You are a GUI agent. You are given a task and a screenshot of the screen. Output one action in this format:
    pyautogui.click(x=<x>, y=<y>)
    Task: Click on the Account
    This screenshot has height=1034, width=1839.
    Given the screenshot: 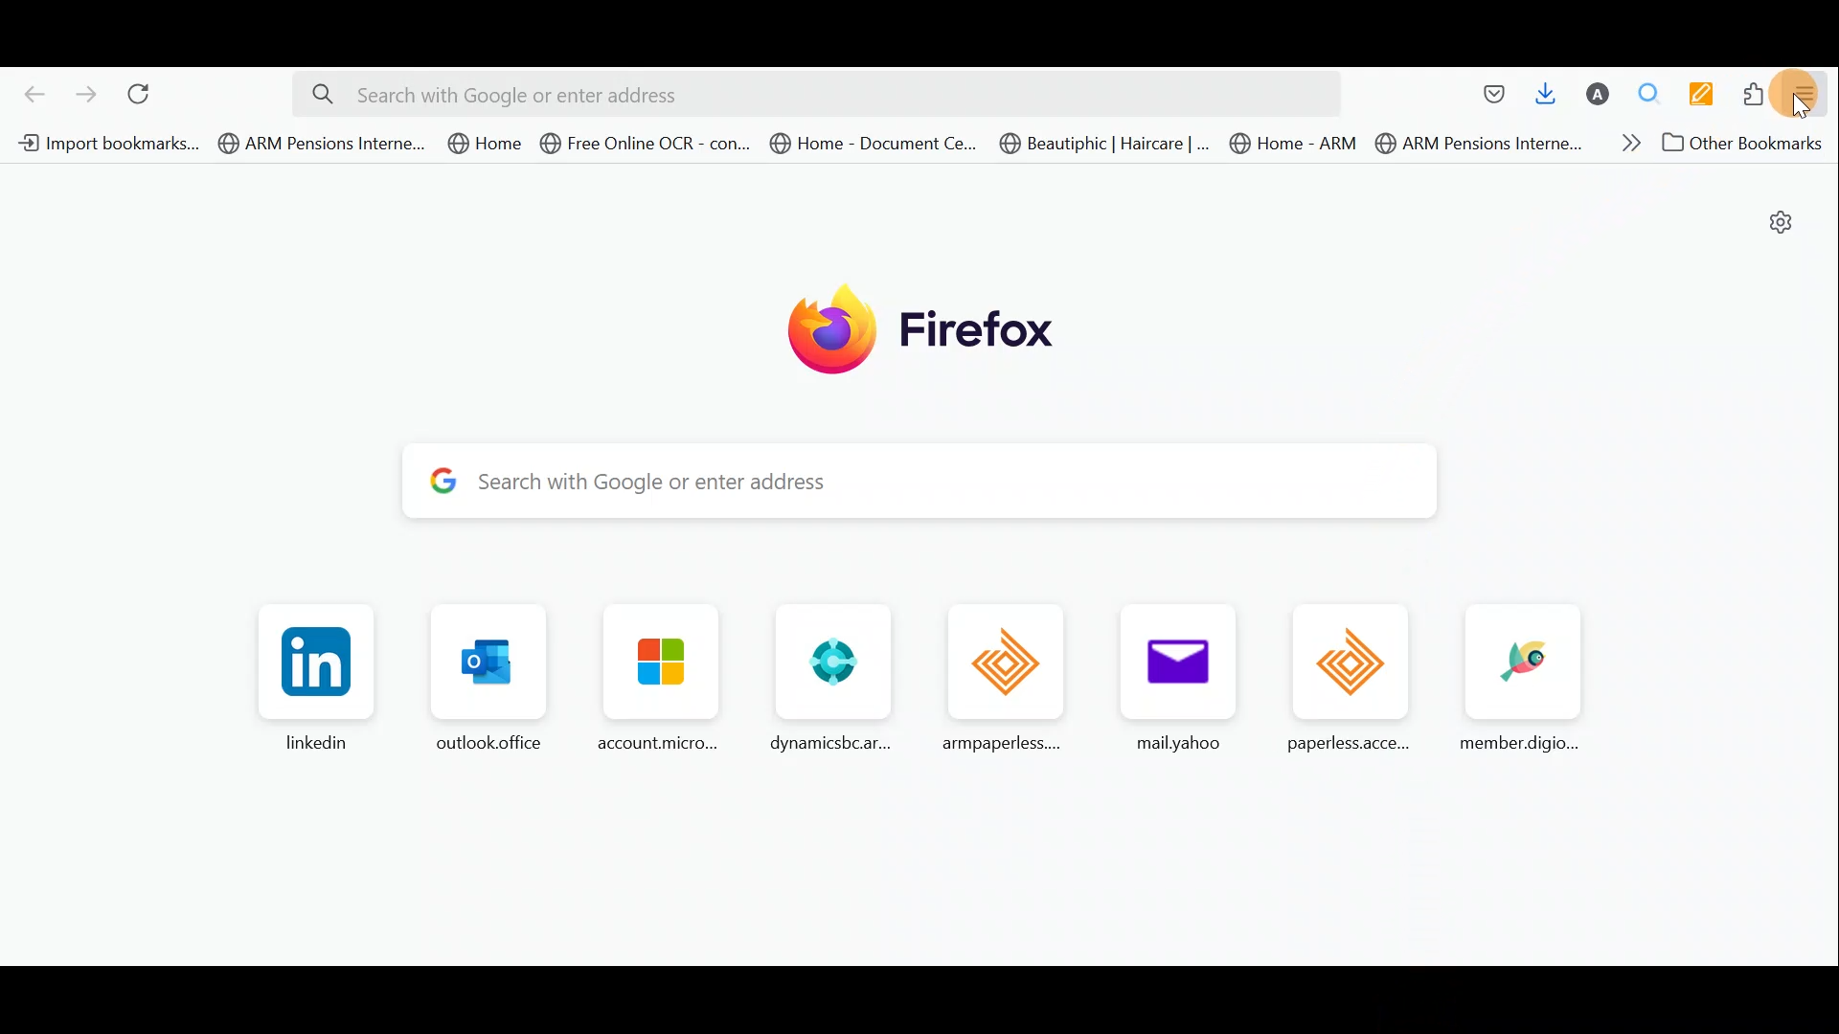 What is the action you would take?
    pyautogui.click(x=1600, y=96)
    